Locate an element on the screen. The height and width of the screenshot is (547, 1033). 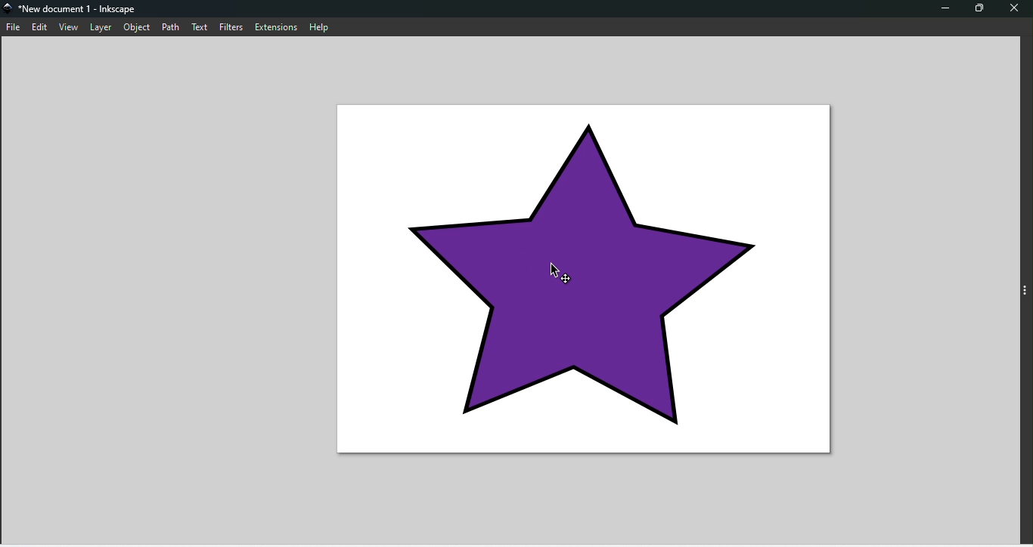
Extensions is located at coordinates (276, 29).